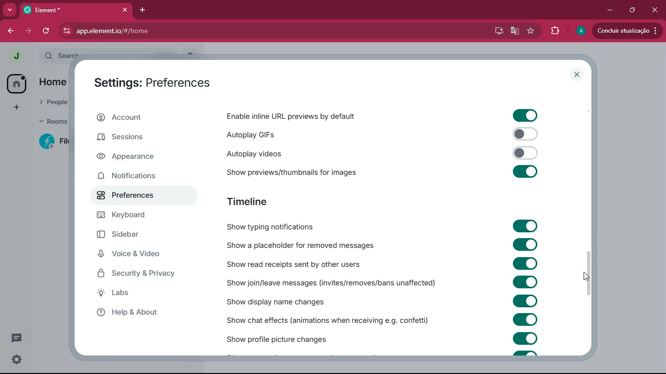 This screenshot has height=374, width=666. I want to click on enable inline URL previews by default, so click(293, 116).